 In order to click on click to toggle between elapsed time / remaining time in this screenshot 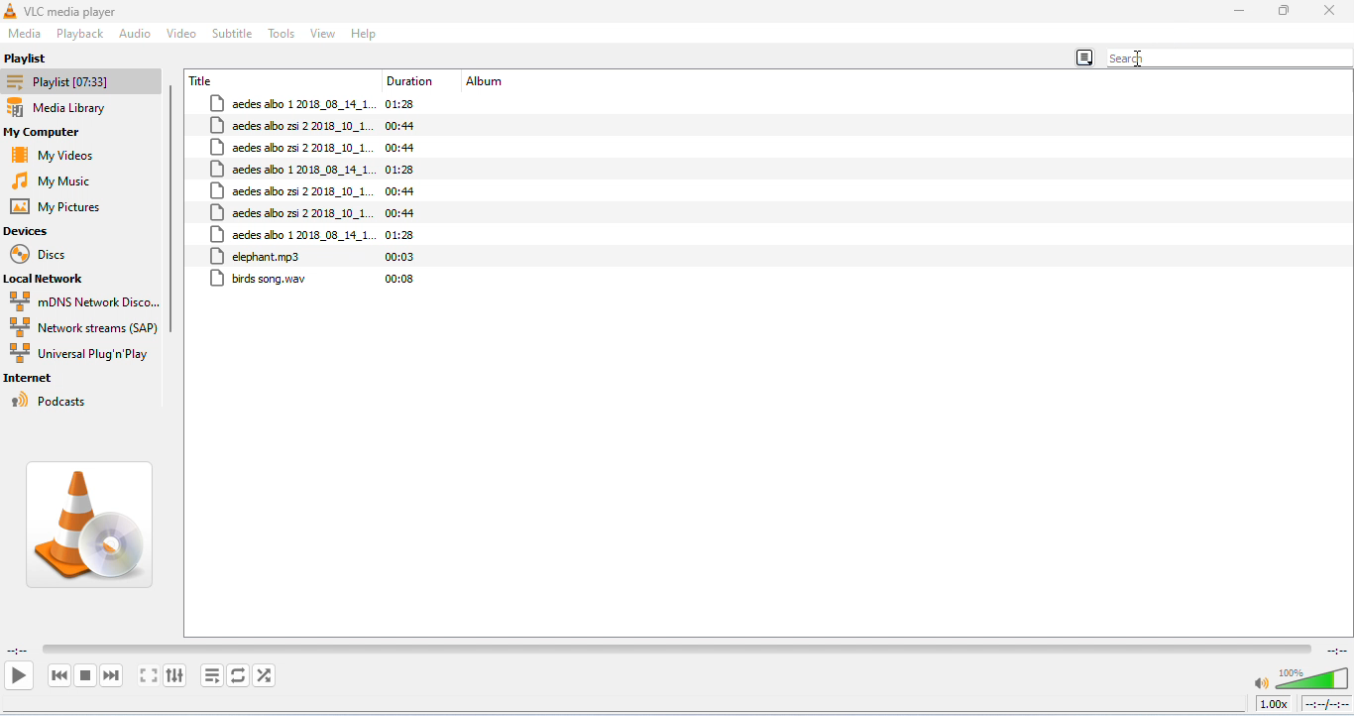, I will do `click(1325, 704)`.